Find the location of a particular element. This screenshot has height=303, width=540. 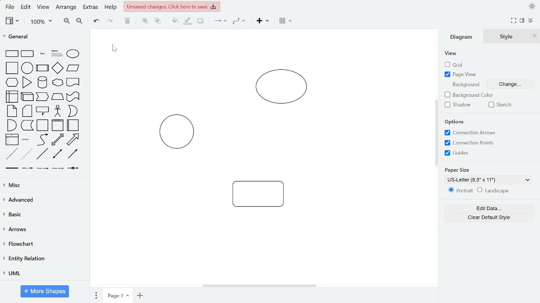

rounded rectangle is located at coordinates (28, 53).